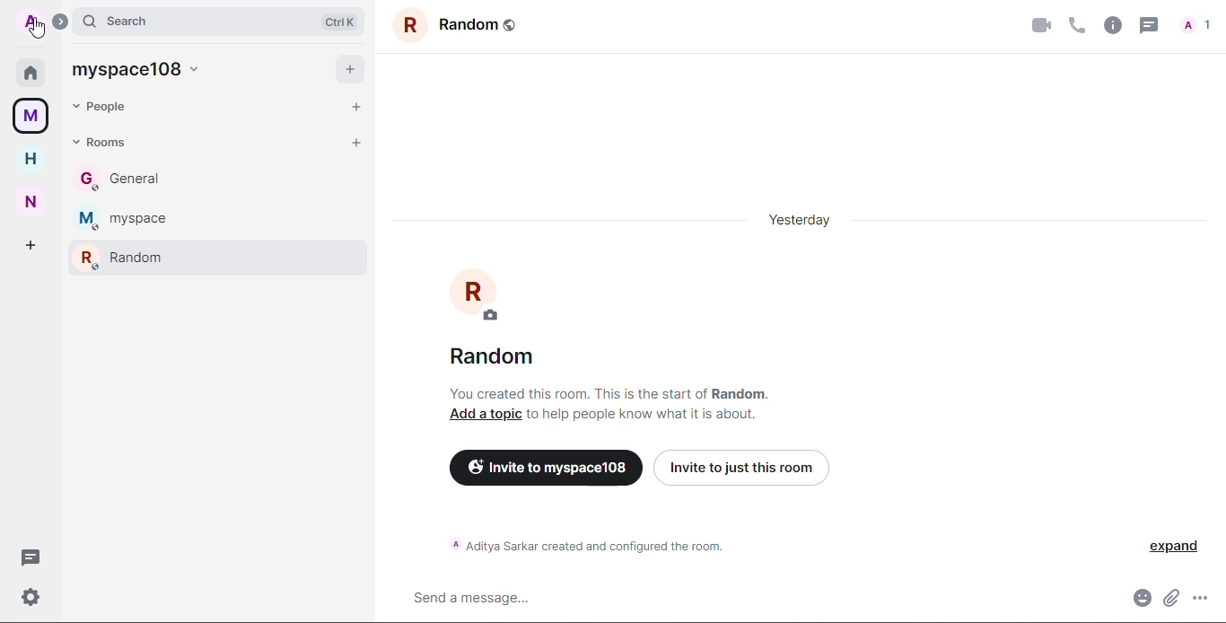 Image resolution: width=1226 pixels, height=623 pixels. What do you see at coordinates (1111, 24) in the screenshot?
I see `info` at bounding box center [1111, 24].